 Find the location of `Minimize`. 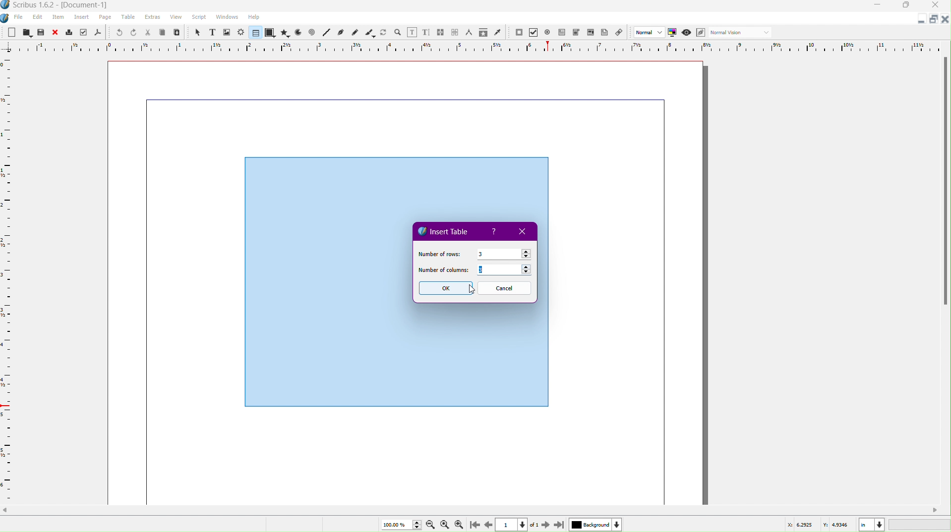

Minimize is located at coordinates (878, 6).